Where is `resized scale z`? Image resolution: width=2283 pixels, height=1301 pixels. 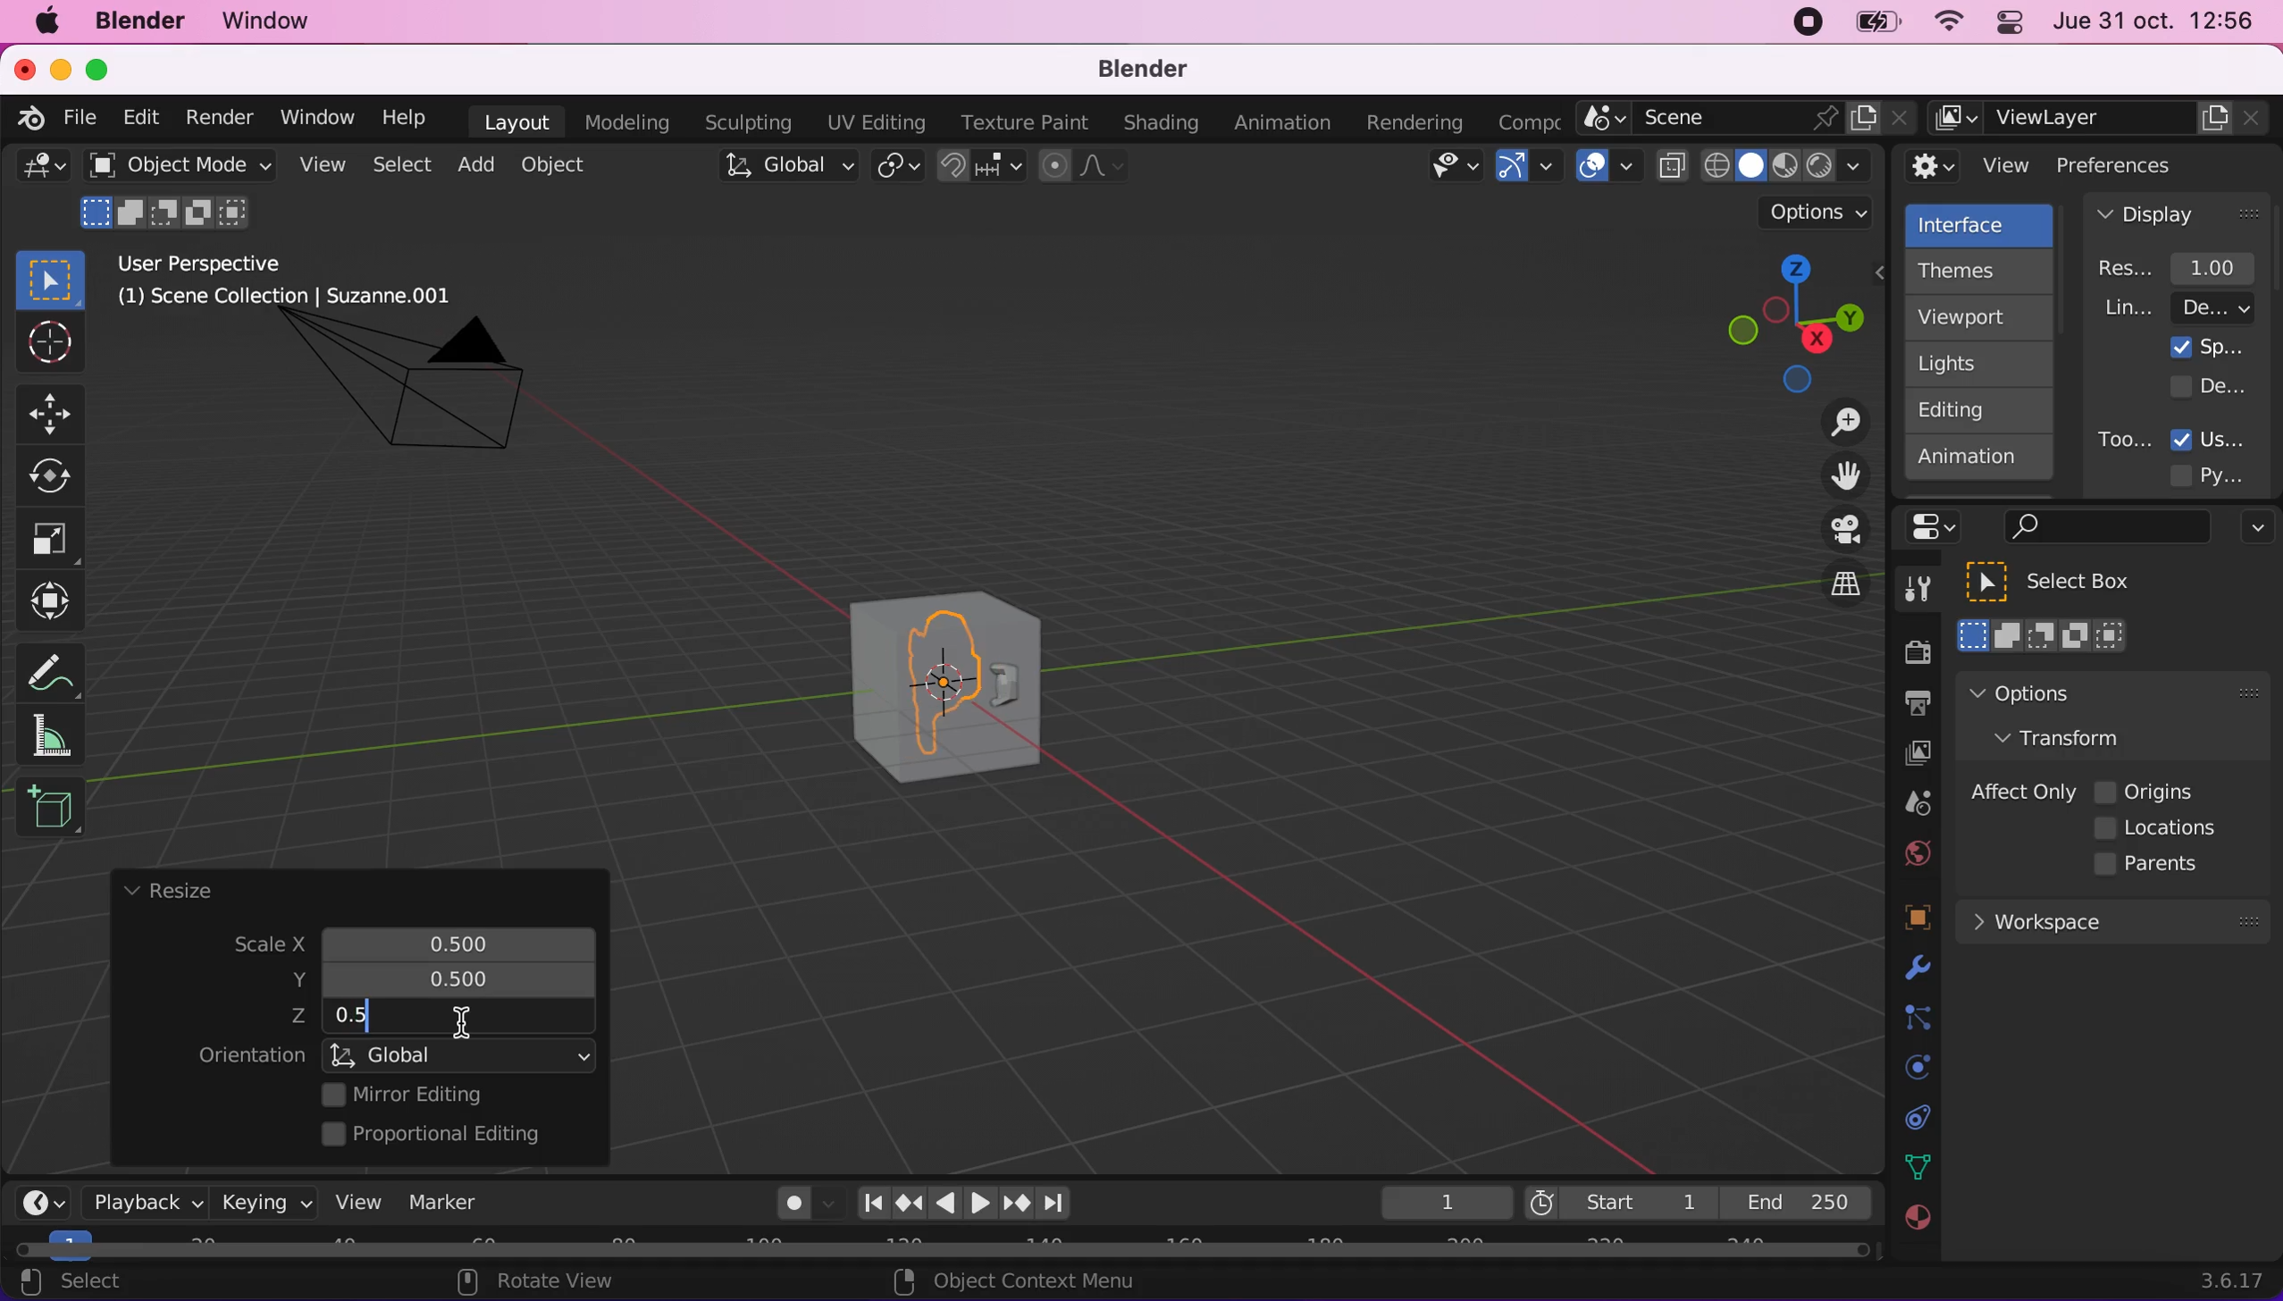
resized scale z is located at coordinates (370, 1018).